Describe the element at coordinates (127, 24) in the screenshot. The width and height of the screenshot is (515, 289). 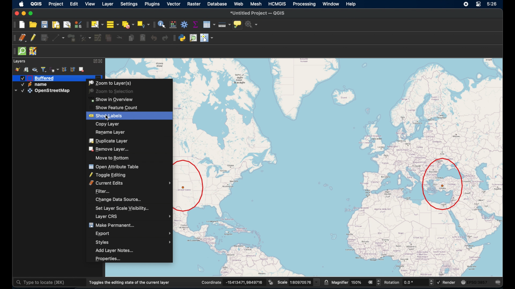
I see `deselect features` at that location.